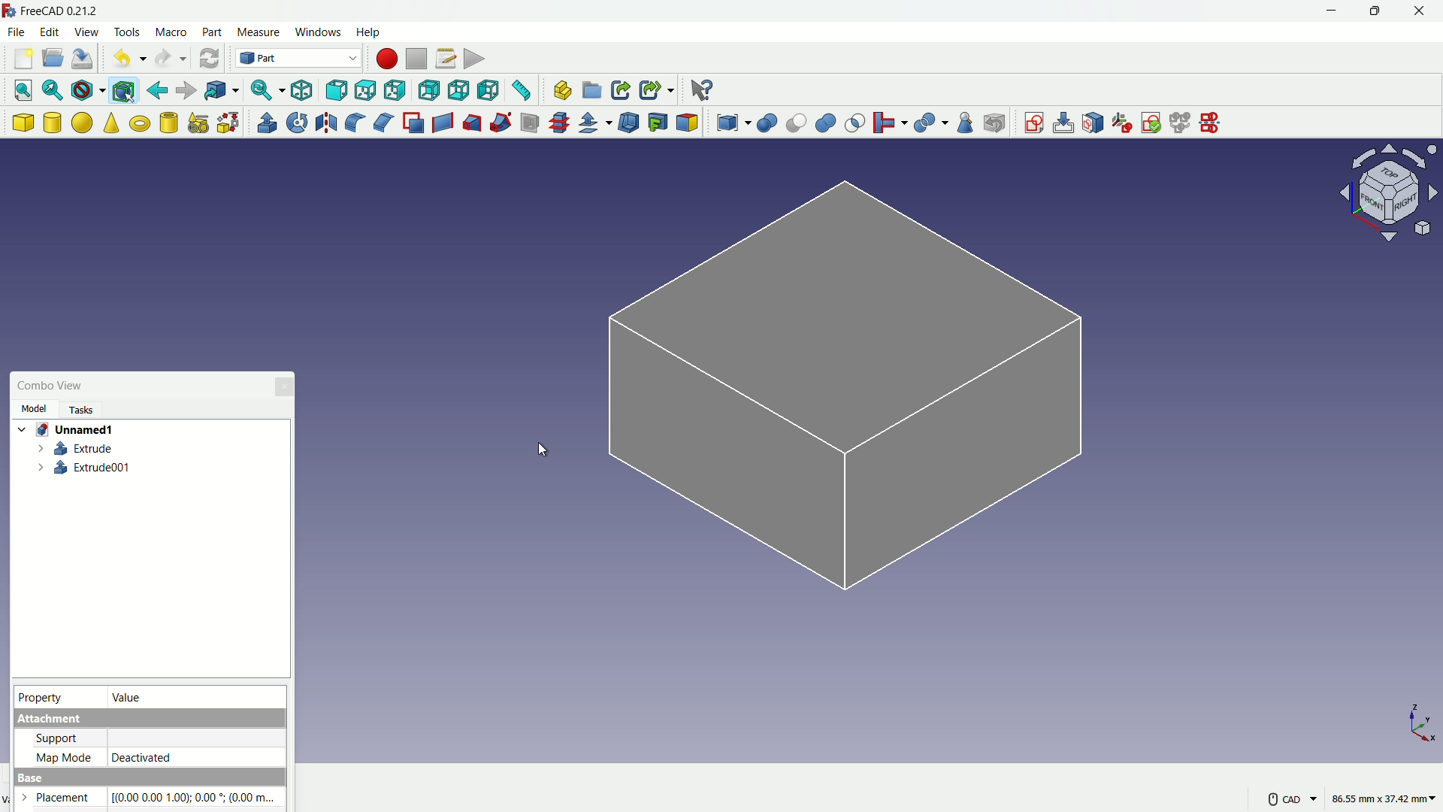 The height and width of the screenshot is (812, 1443). I want to click on help, so click(370, 32).